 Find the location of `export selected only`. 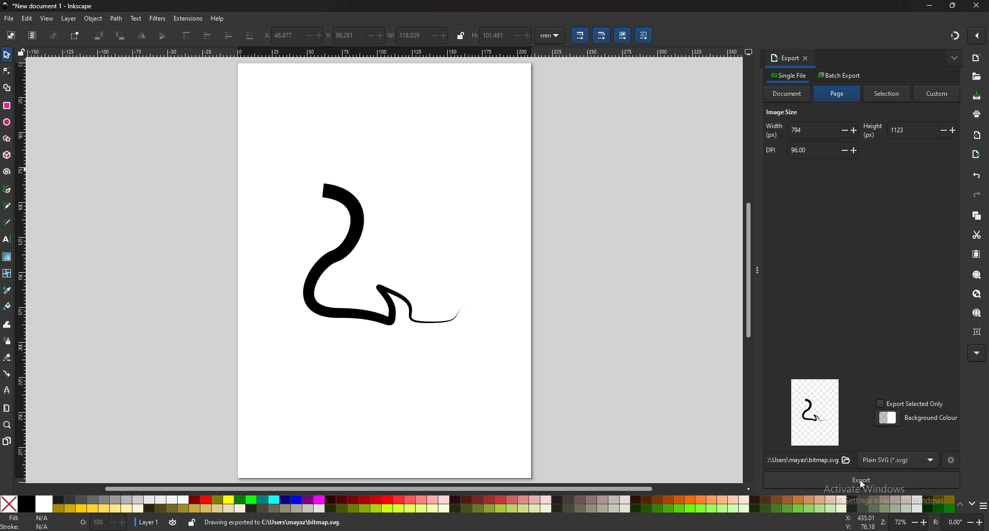

export selected only is located at coordinates (912, 404).